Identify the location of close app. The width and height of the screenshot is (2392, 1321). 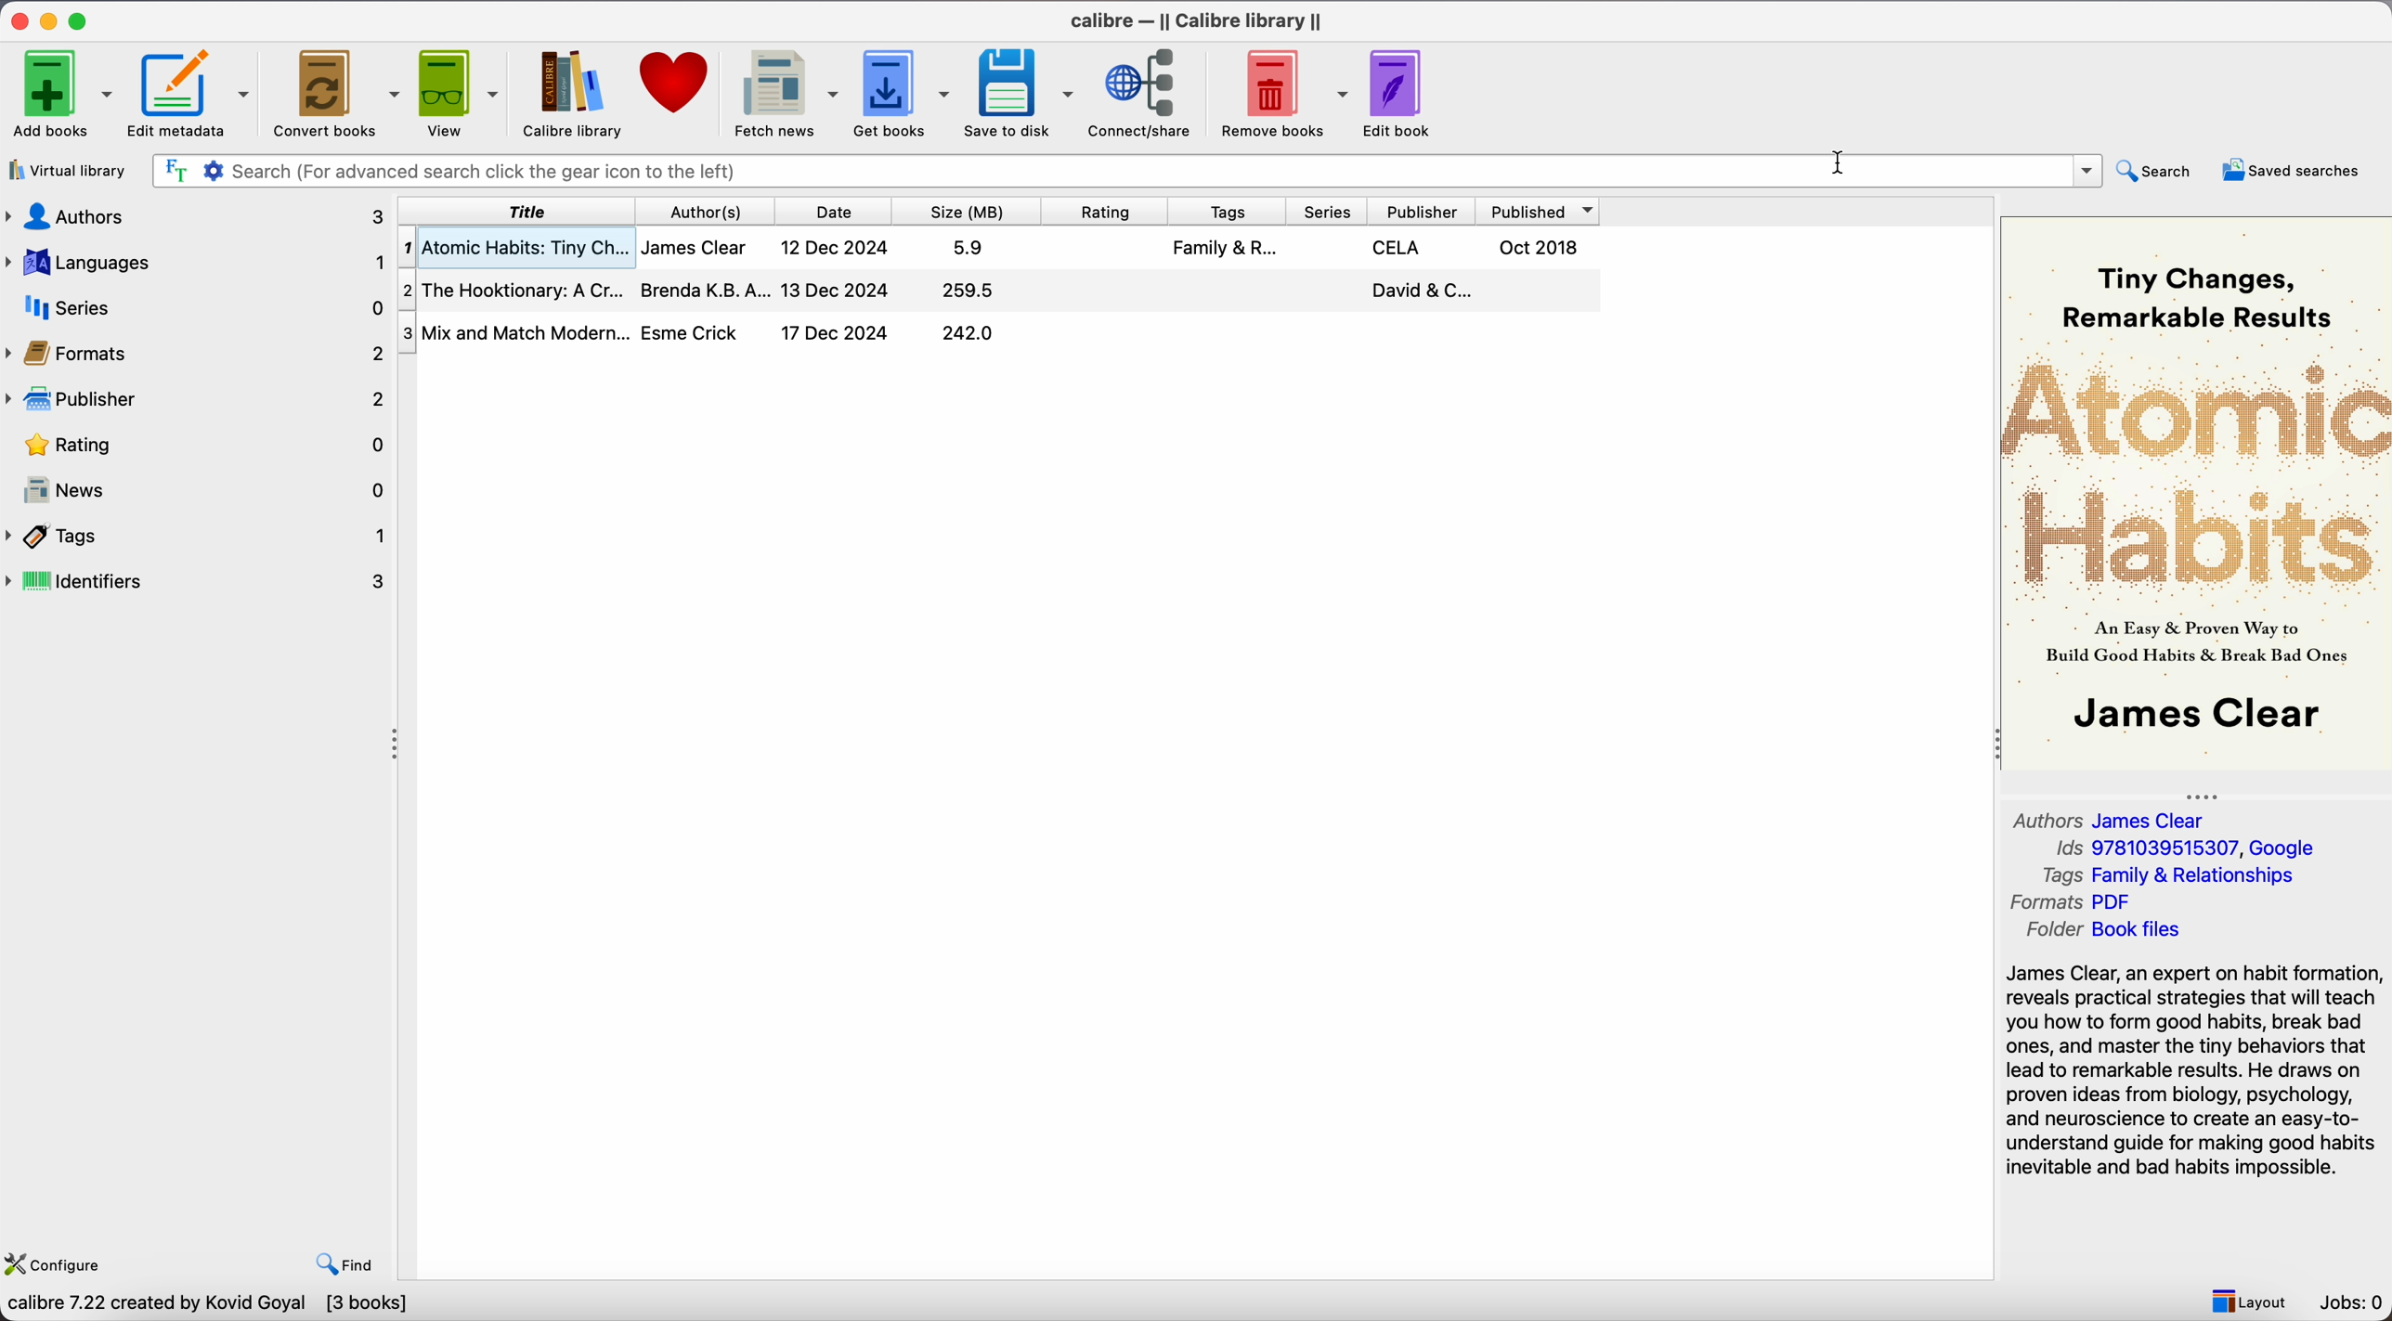
(18, 19).